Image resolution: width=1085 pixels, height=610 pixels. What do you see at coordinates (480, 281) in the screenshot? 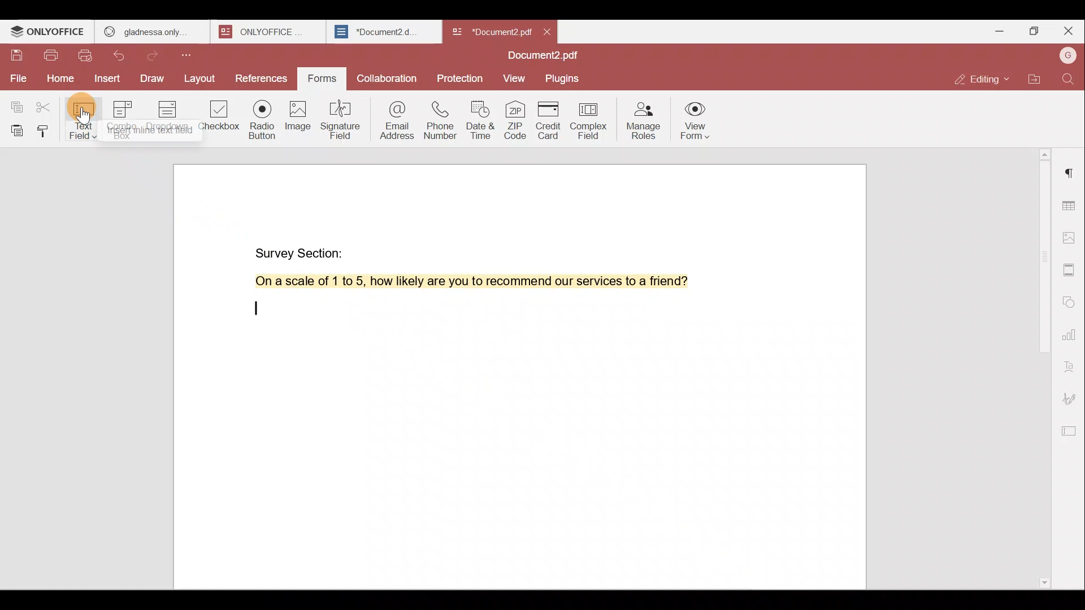
I see `On a scale of 1 to 5, how likely are you to recommend our services to a friend?` at bounding box center [480, 281].